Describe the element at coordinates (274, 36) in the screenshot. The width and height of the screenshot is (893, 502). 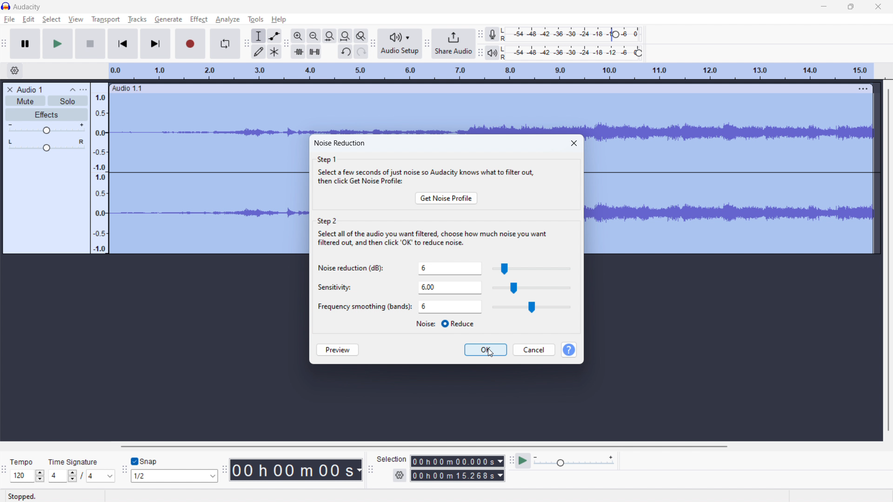
I see `envelop tool` at that location.